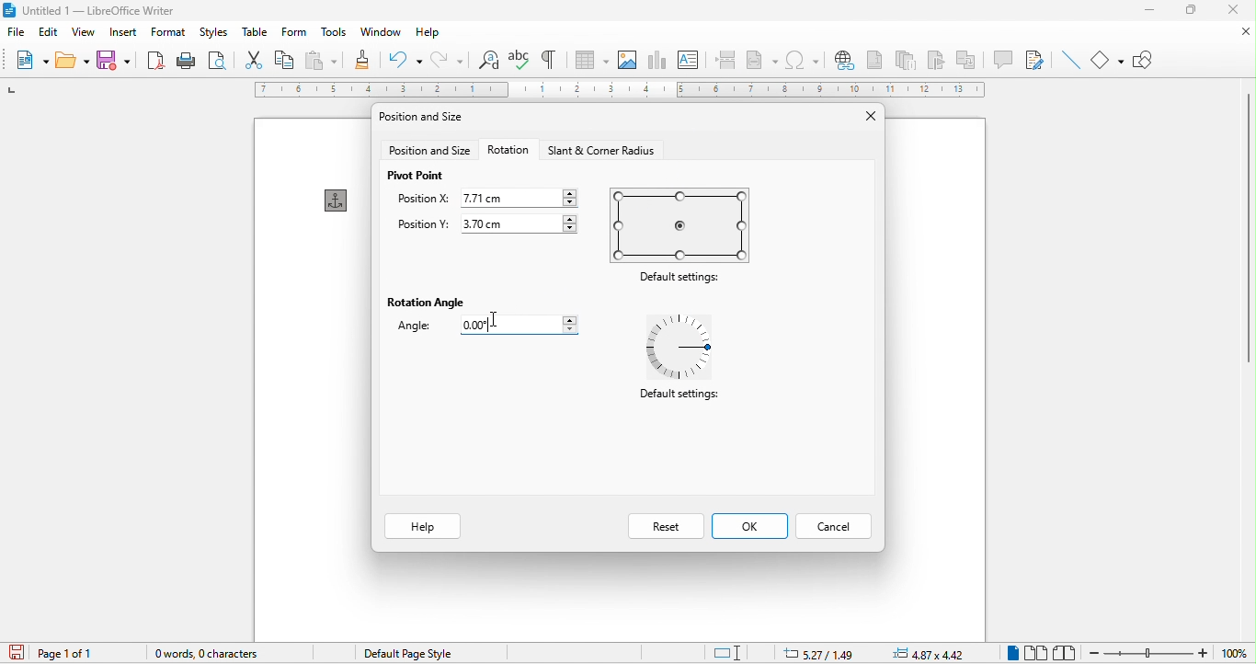 This screenshot has height=664, width=1256. I want to click on print preview, so click(217, 62).